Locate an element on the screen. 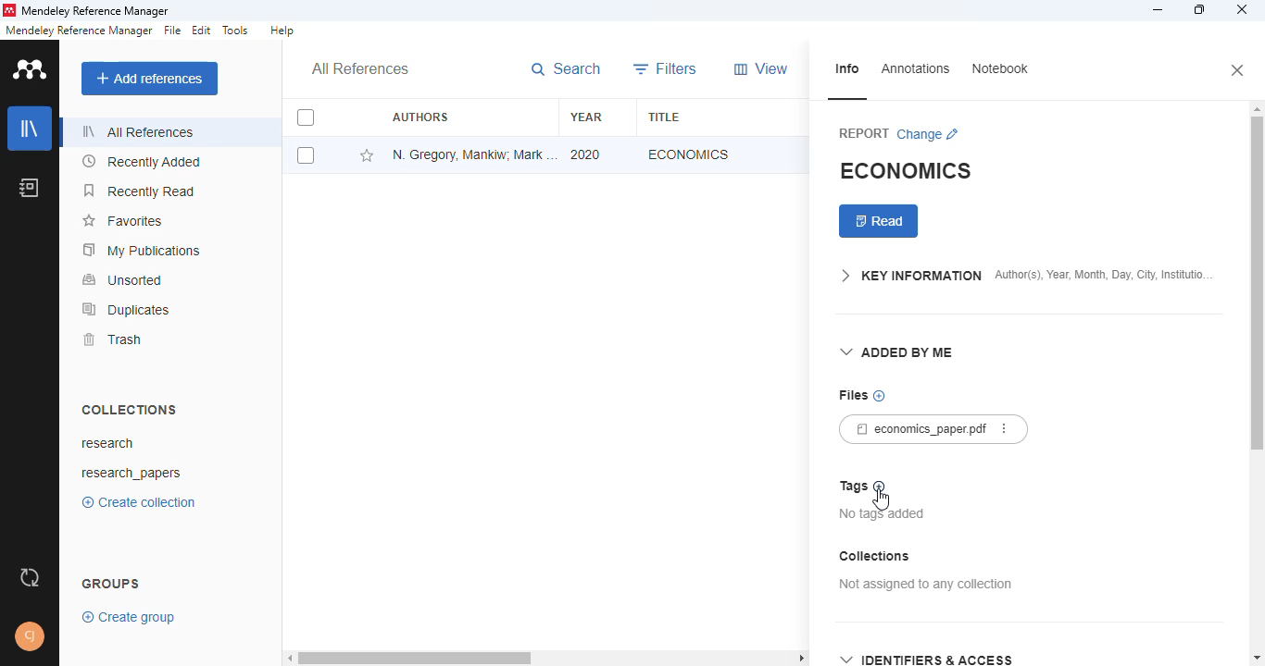  research_papers is located at coordinates (131, 474).